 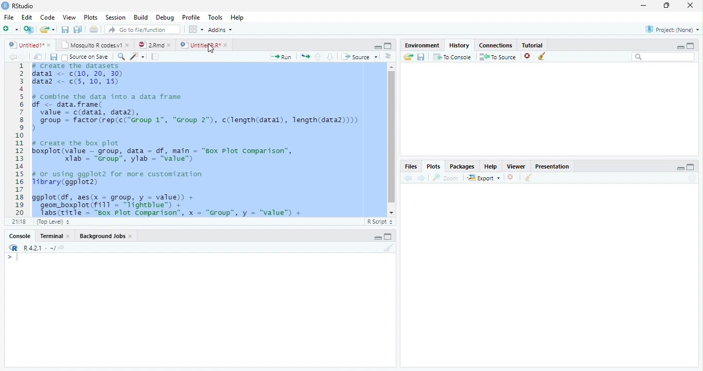 I want to click on close, so click(x=68, y=235).